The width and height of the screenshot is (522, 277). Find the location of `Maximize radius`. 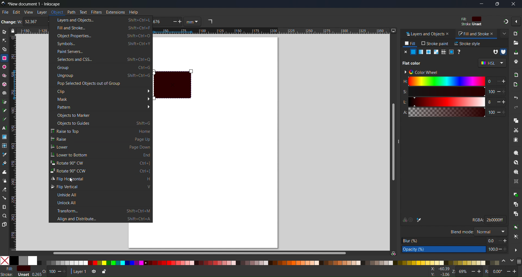

Maximize radius is located at coordinates (181, 22).